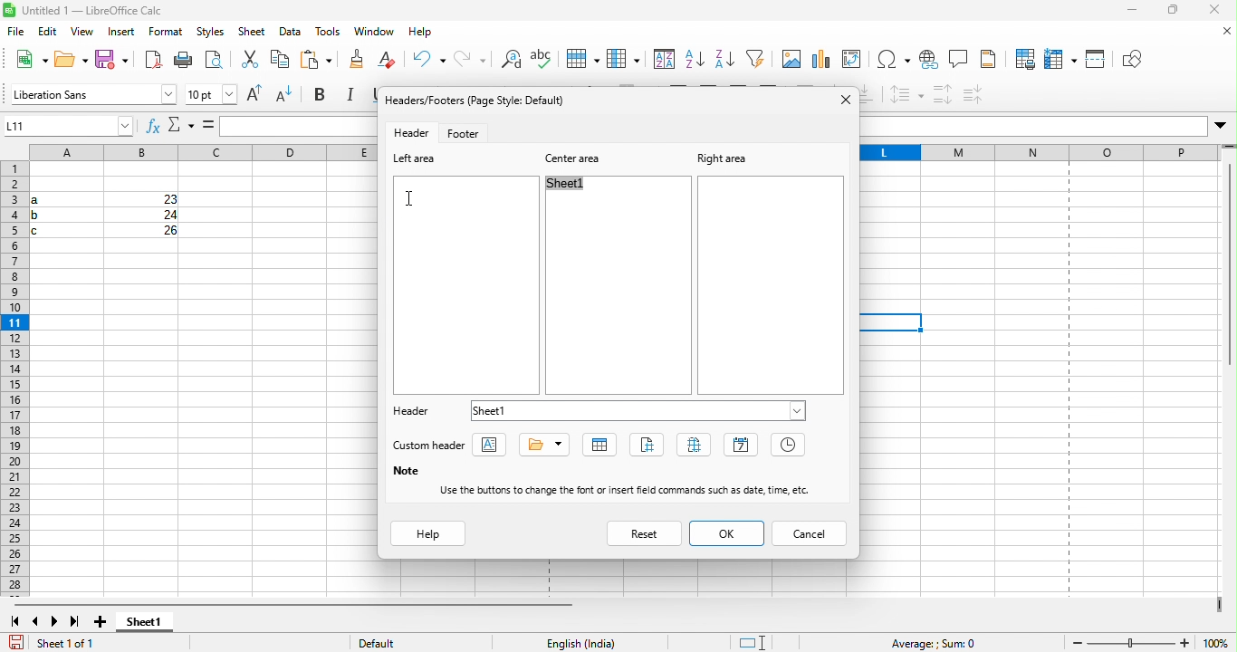 The width and height of the screenshot is (1237, 652). I want to click on decrease paragraph spacing, so click(973, 92).